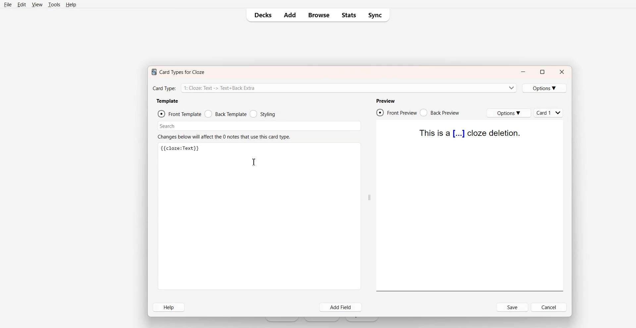 This screenshot has width=636, height=328. Describe the element at coordinates (261, 15) in the screenshot. I see `Decks` at that location.